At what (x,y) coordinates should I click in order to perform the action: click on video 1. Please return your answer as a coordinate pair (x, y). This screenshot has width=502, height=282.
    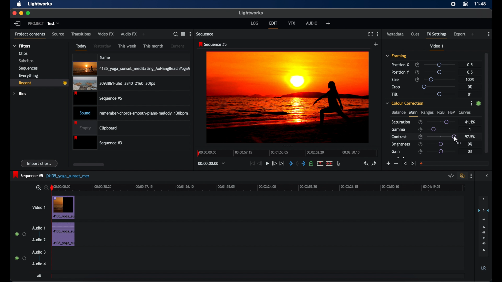
    Looking at the image, I should click on (39, 207).